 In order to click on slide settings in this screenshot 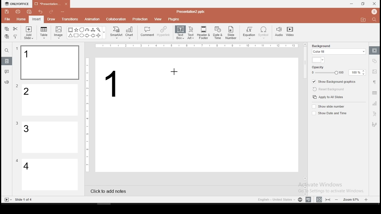, I will do `click(374, 50)`.